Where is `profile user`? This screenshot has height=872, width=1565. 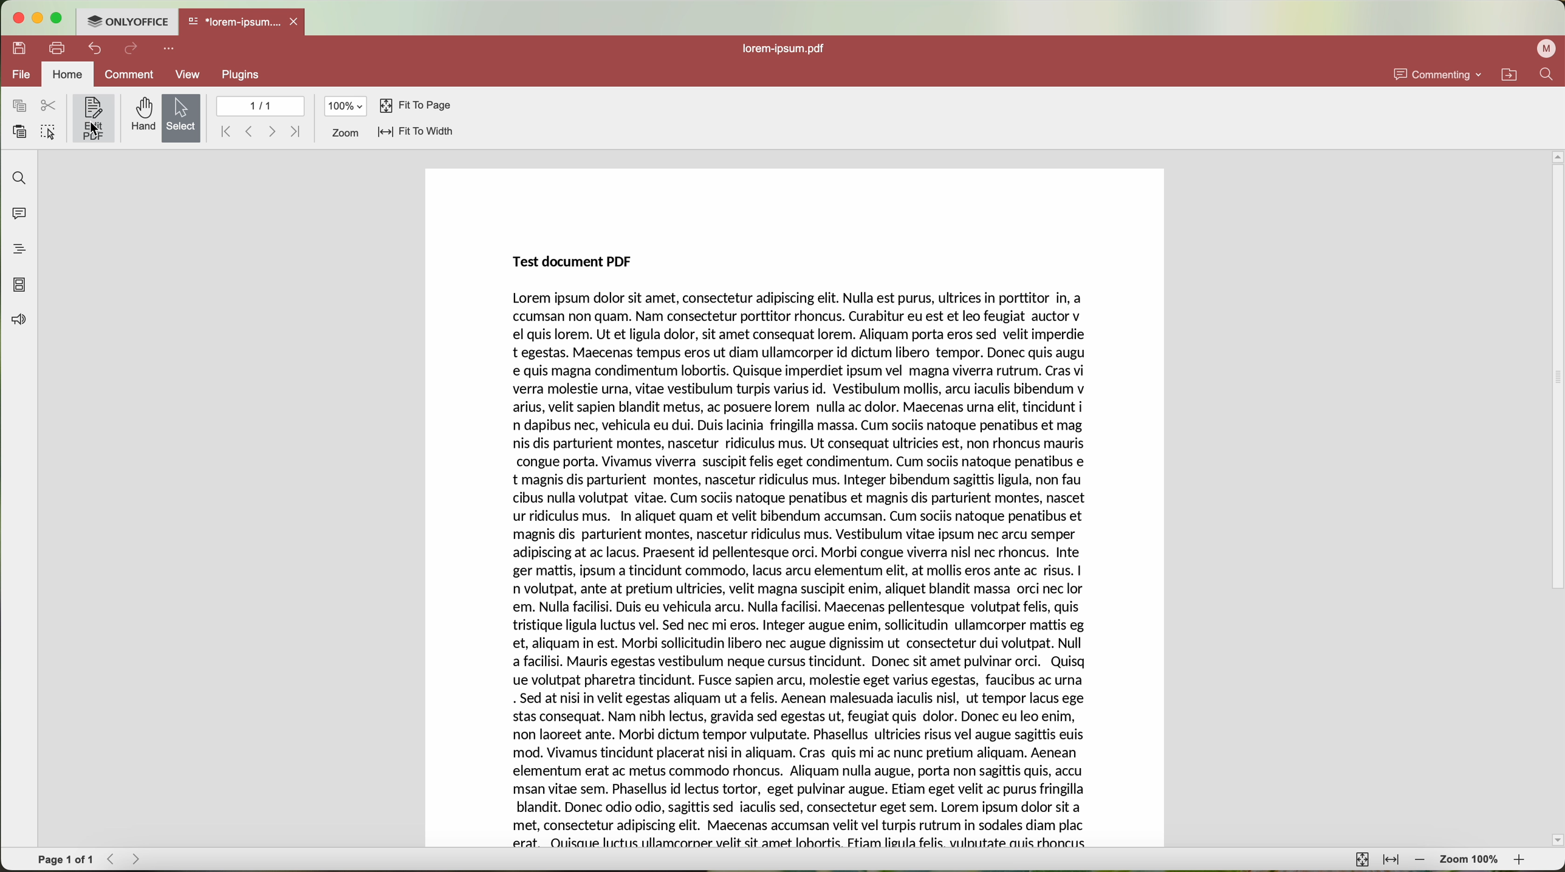
profile user is located at coordinates (1547, 49).